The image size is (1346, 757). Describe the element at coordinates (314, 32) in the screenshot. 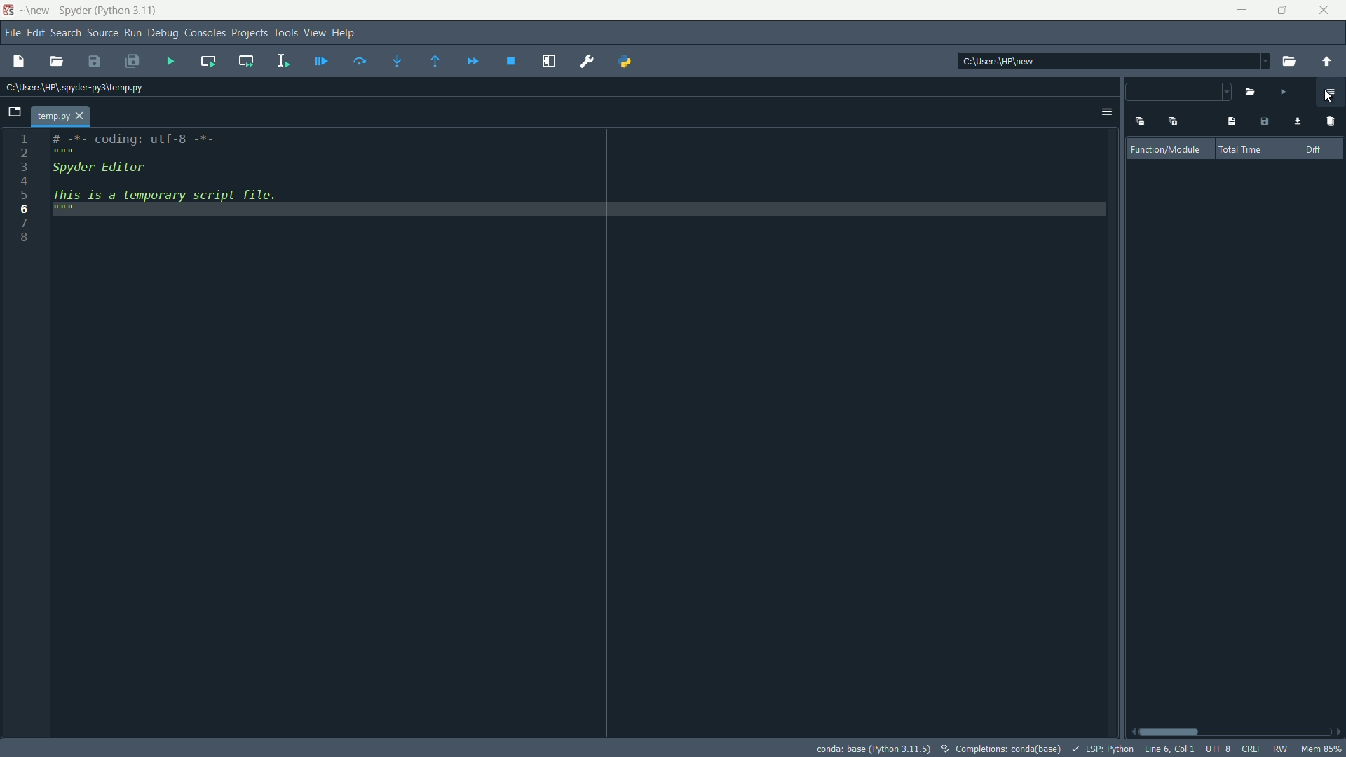

I see `view menu` at that location.